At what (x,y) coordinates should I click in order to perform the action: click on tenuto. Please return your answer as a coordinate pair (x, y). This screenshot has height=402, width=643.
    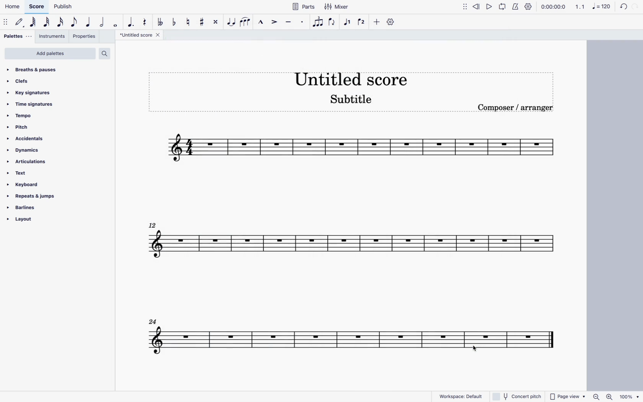
    Looking at the image, I should click on (290, 25).